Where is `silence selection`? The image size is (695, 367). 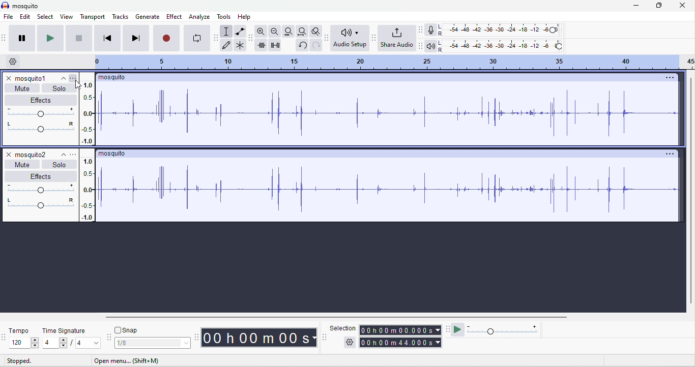
silence selection is located at coordinates (276, 45).